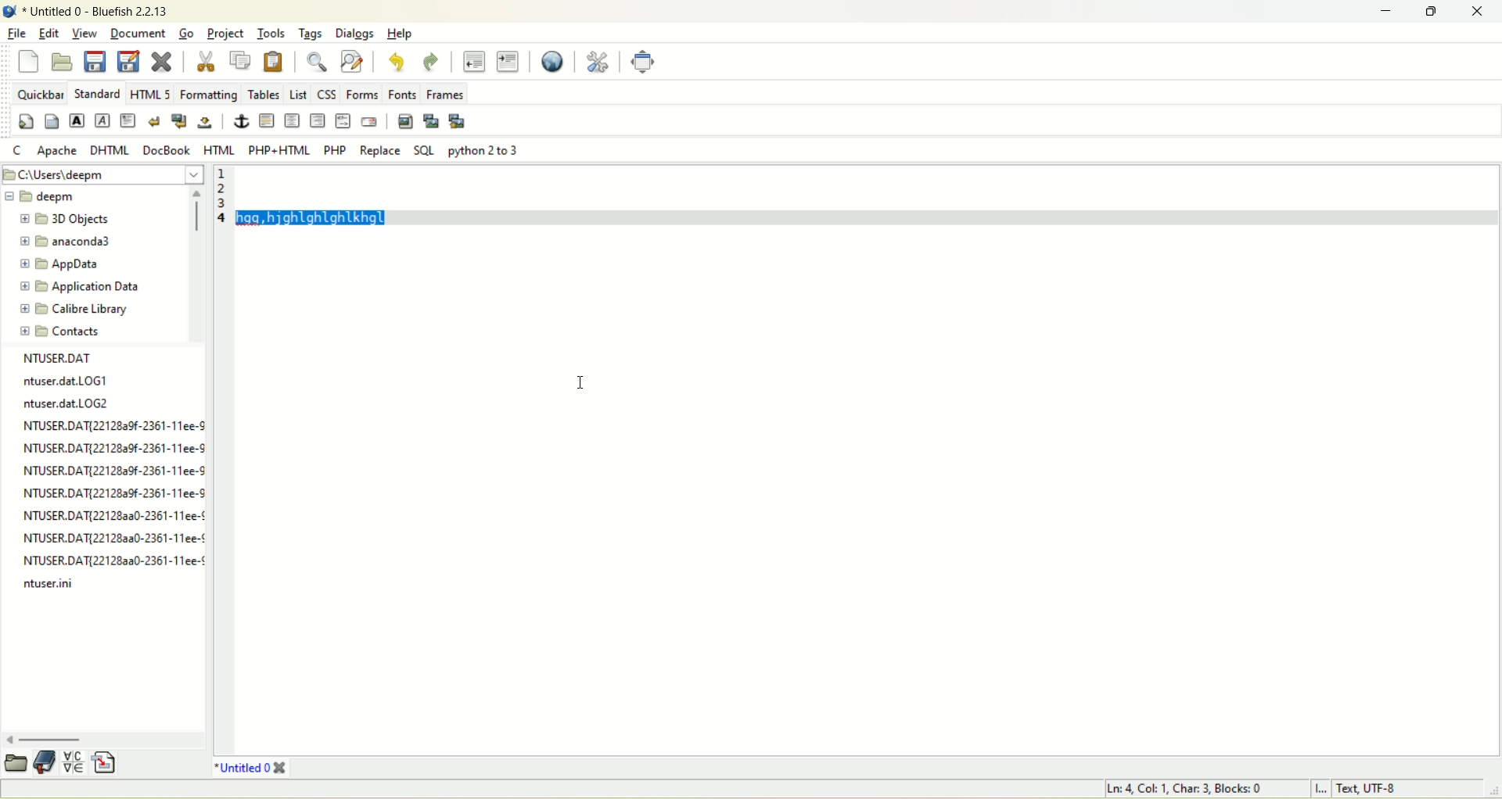 The height and width of the screenshot is (799, 1502). What do you see at coordinates (179, 121) in the screenshot?
I see `break and clear` at bounding box center [179, 121].